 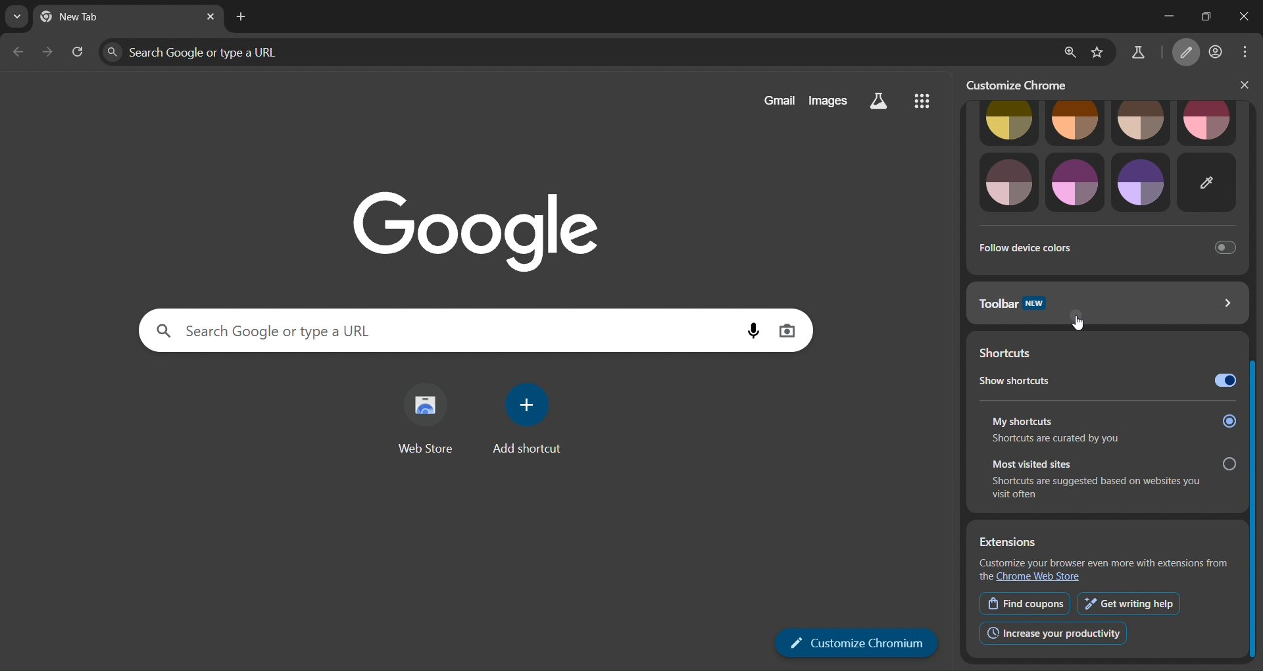 I want to click on theme, so click(x=1141, y=121).